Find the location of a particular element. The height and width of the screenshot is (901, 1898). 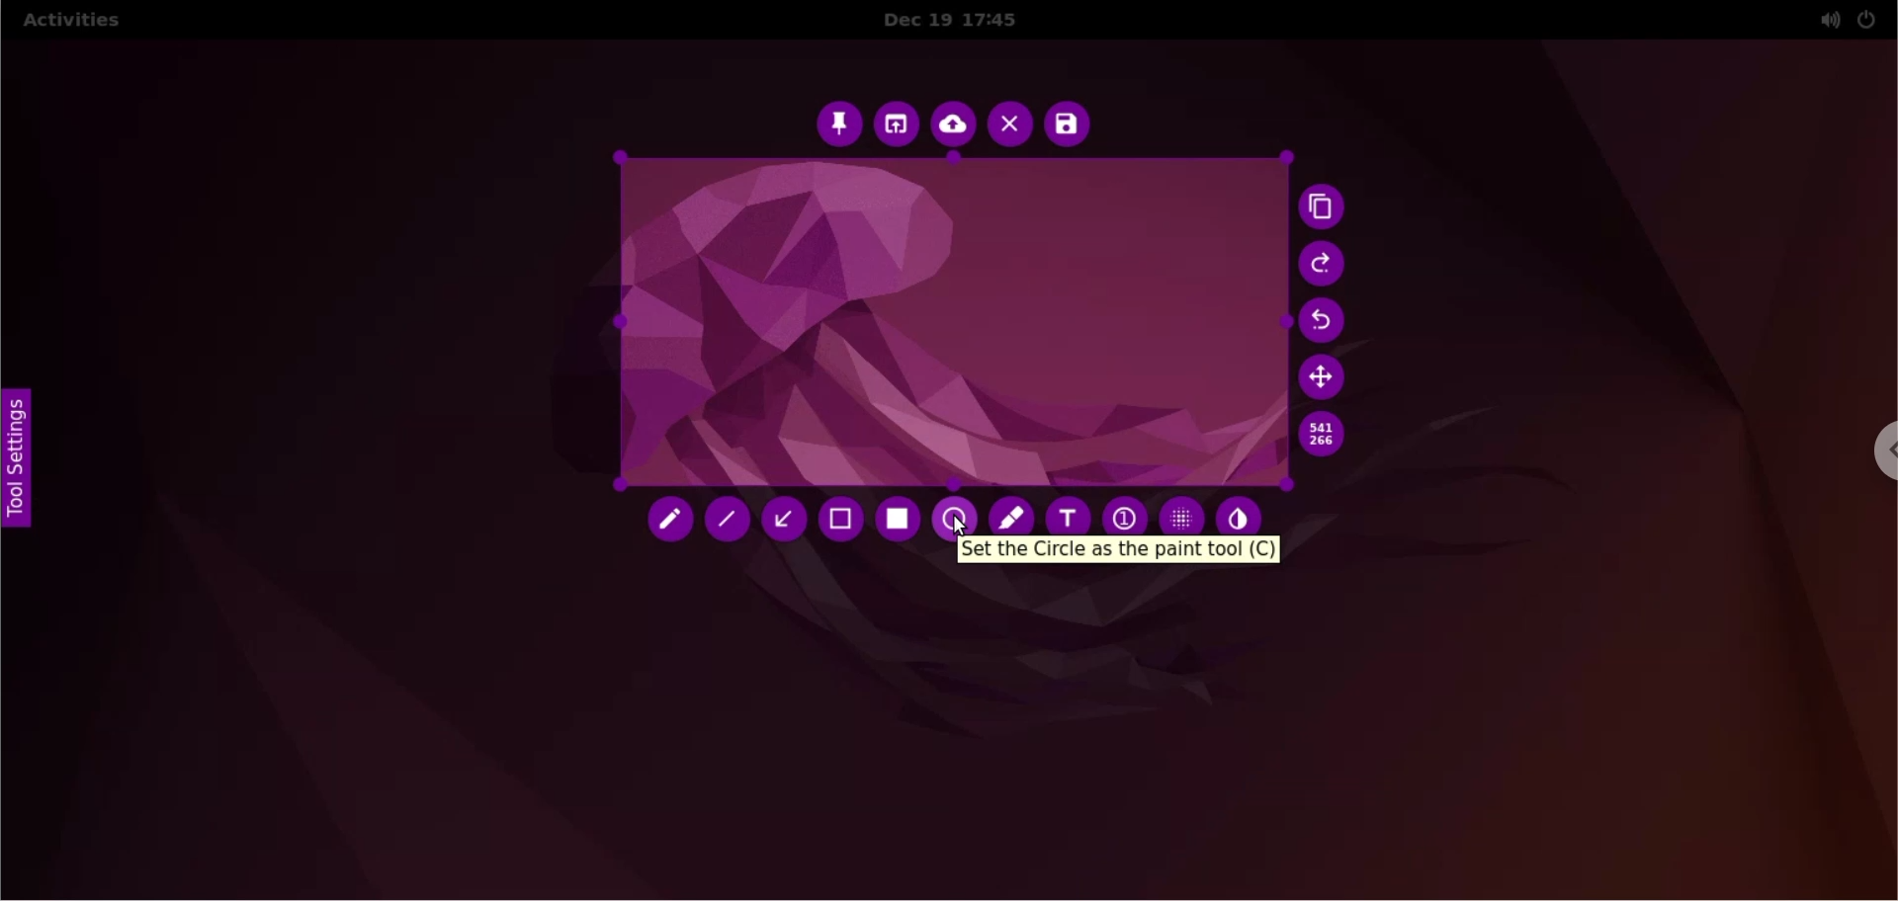

inverter tool is located at coordinates (1245, 513).